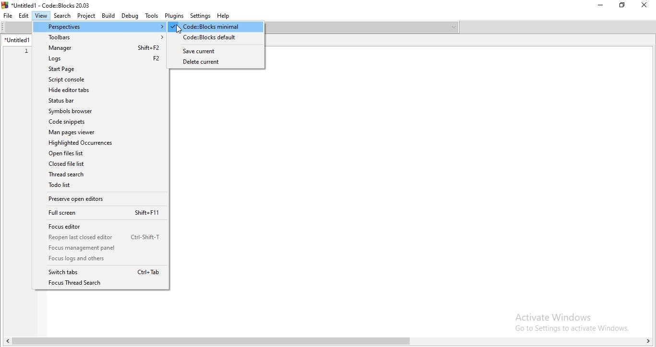 The width and height of the screenshot is (656, 347). What do you see at coordinates (17, 51) in the screenshot?
I see `serial number ; 1` at bounding box center [17, 51].